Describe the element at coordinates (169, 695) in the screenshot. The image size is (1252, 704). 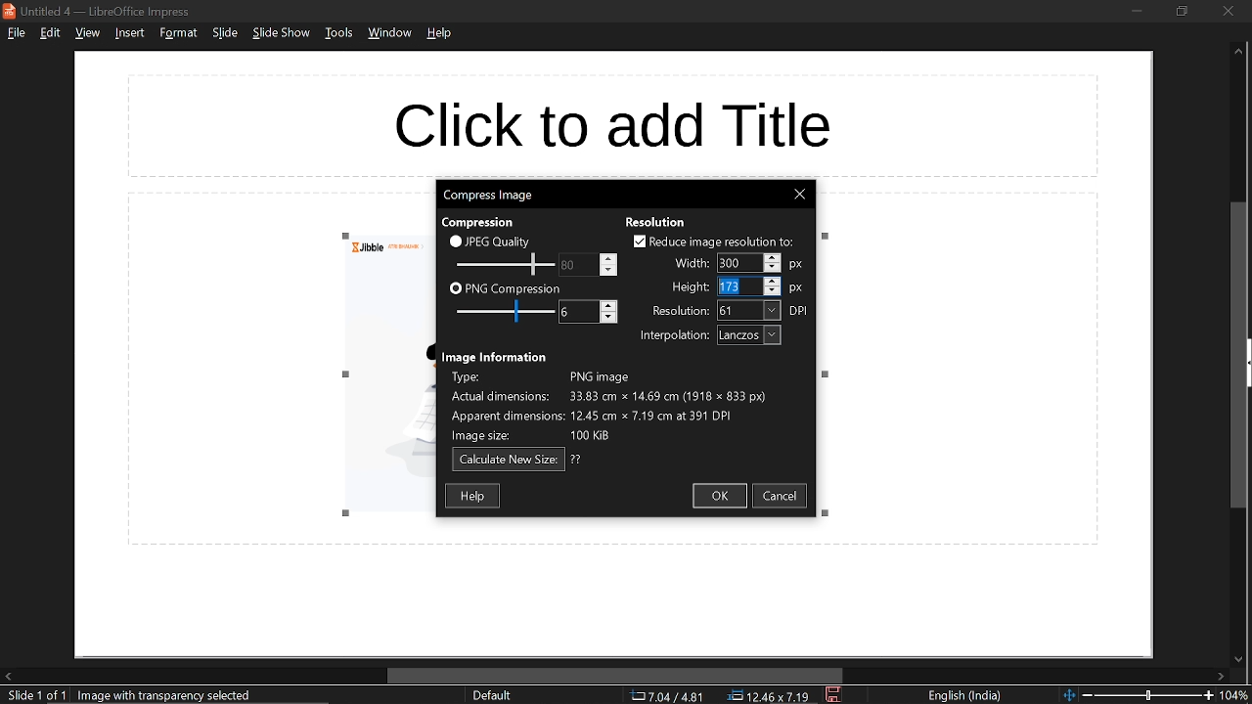
I see `selected image` at that location.